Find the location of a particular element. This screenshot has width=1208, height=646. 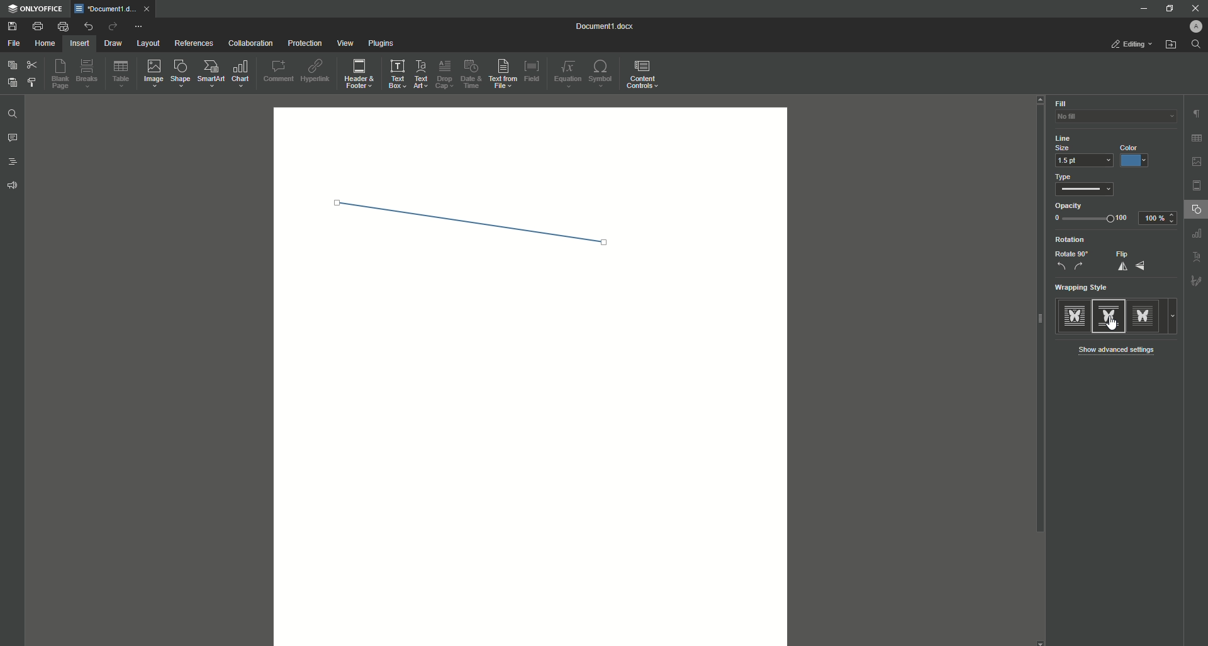

picture is located at coordinates (1196, 161).